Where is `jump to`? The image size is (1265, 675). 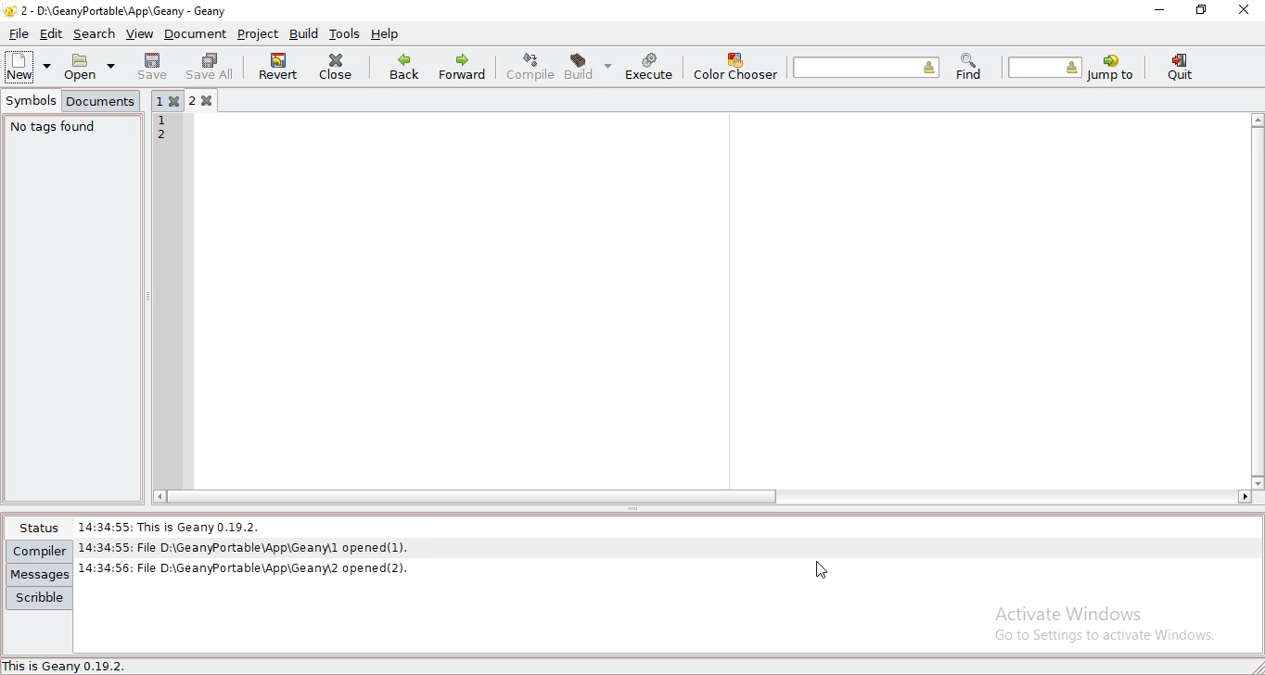
jump to is located at coordinates (1109, 69).